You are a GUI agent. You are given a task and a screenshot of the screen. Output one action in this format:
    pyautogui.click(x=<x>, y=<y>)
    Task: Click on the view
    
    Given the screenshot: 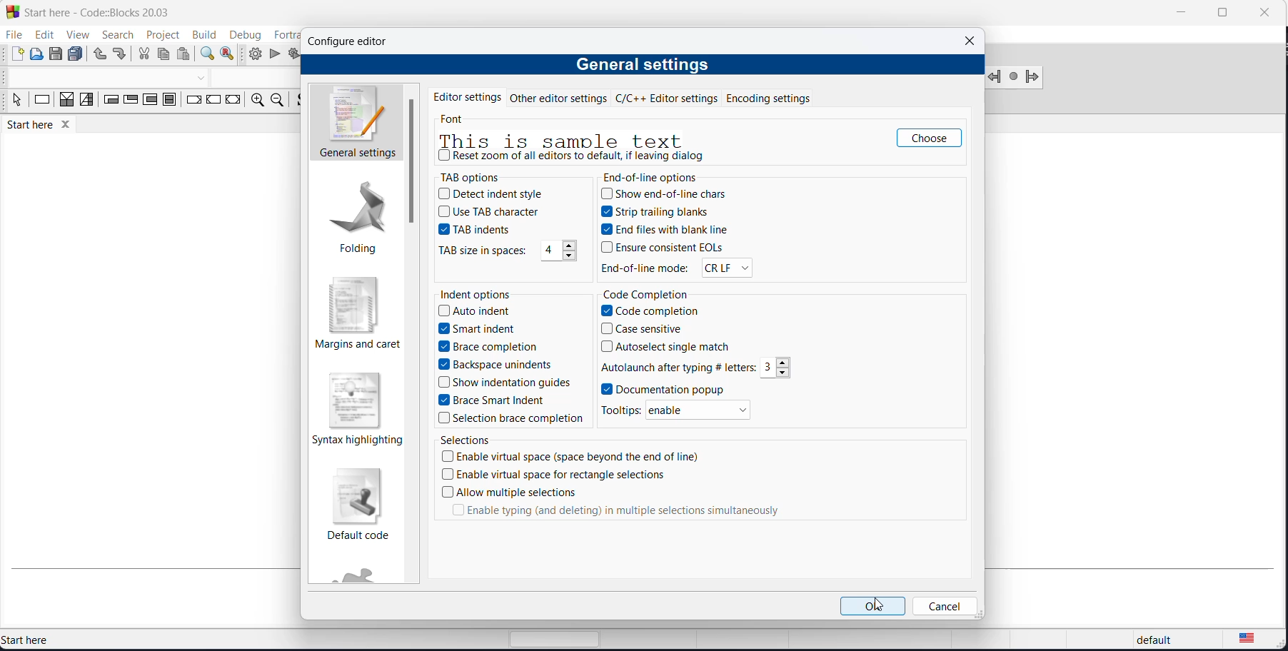 What is the action you would take?
    pyautogui.click(x=74, y=34)
    